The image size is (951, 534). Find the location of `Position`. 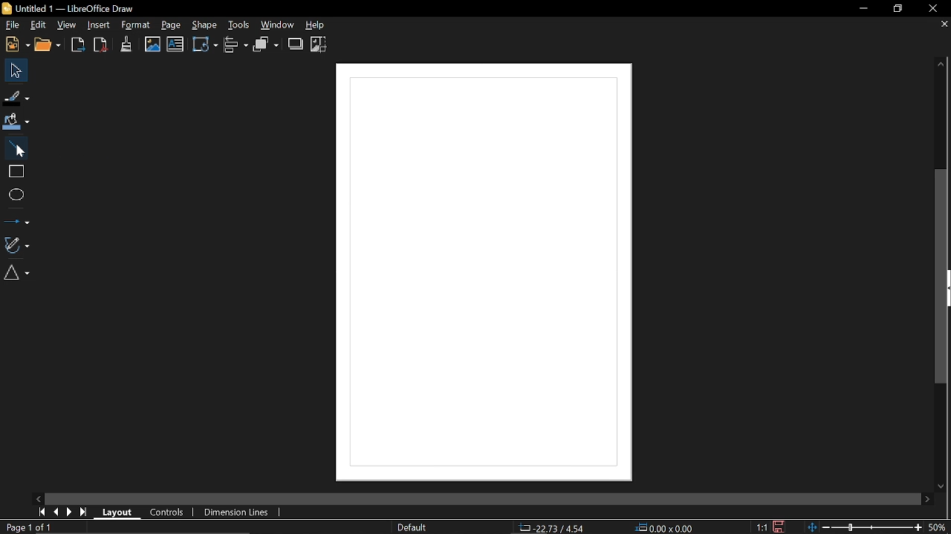

Position is located at coordinates (551, 527).